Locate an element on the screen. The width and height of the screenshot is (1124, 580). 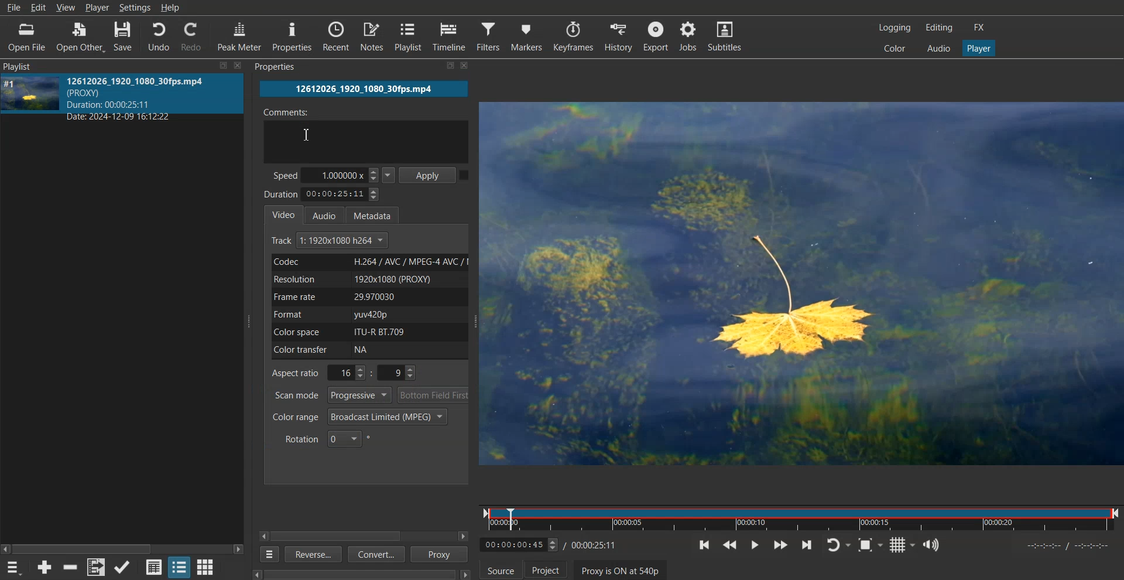
Settings is located at coordinates (135, 8).